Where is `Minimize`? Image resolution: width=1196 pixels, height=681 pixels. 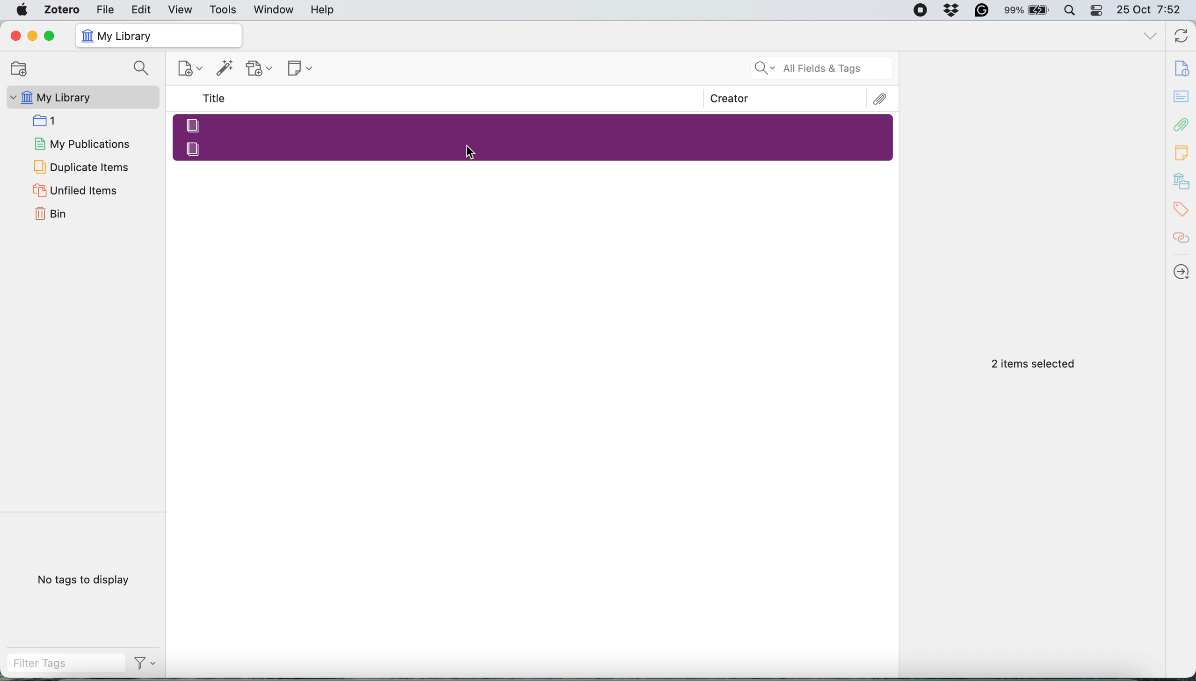 Minimize is located at coordinates (31, 36).